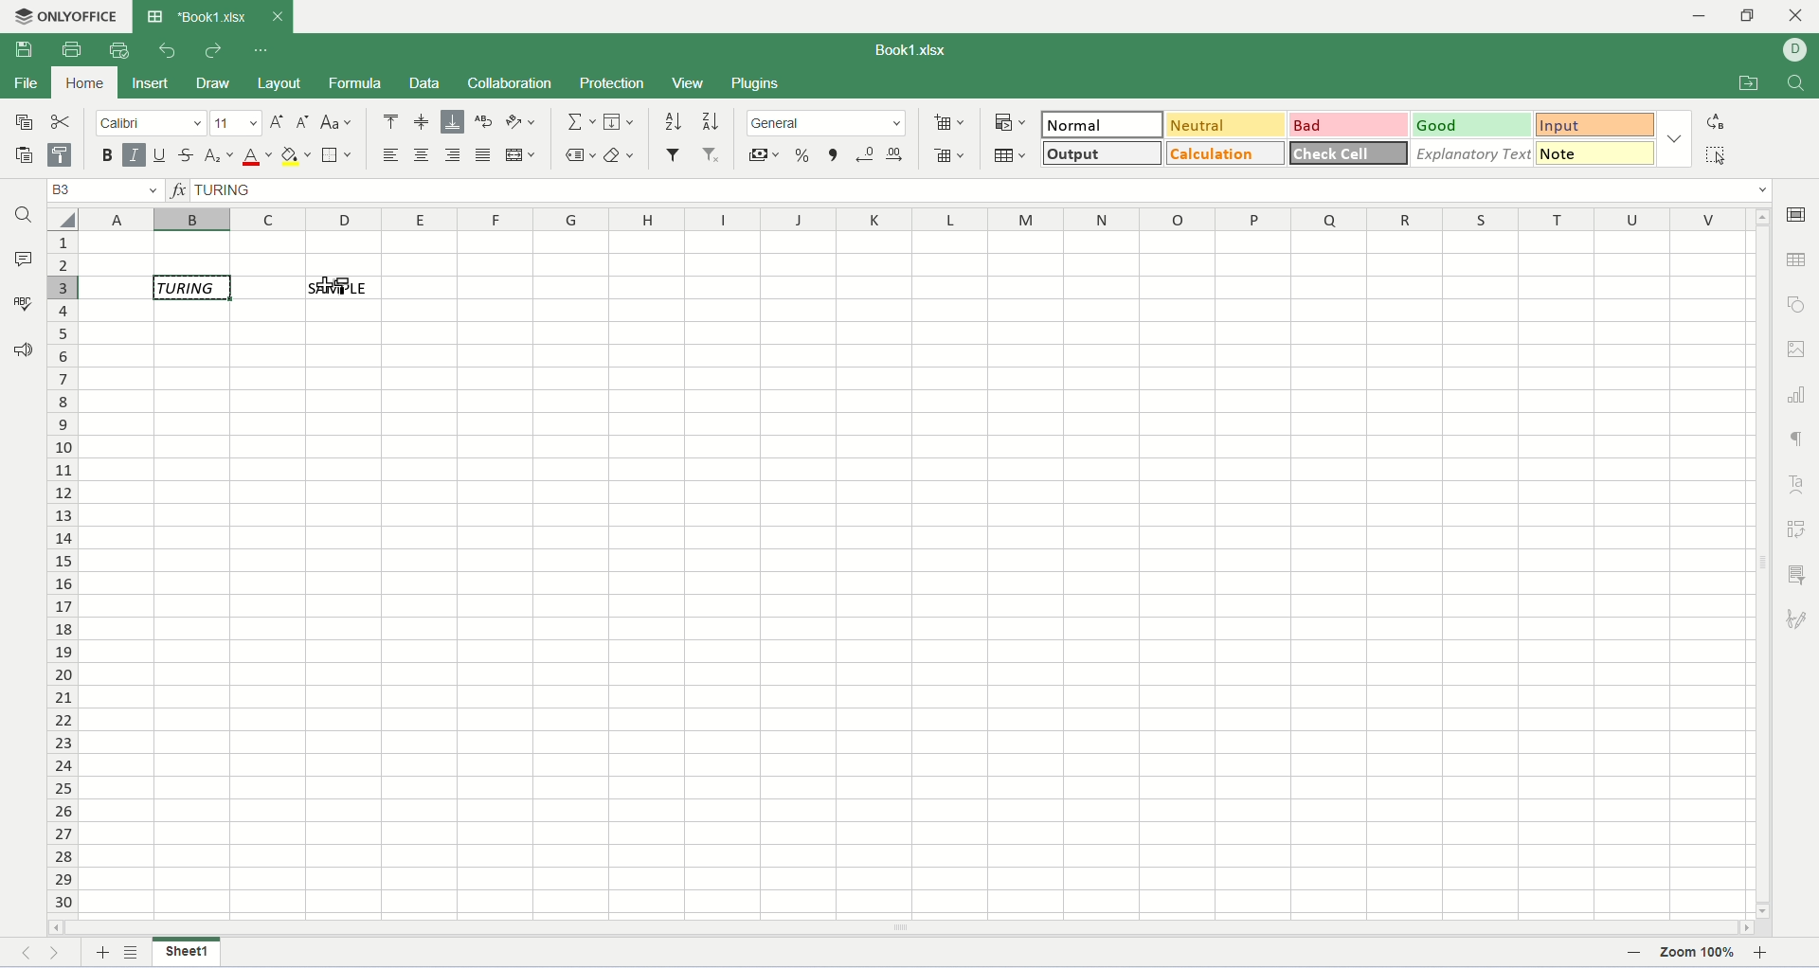 The image size is (1819, 968). Describe the element at coordinates (1800, 213) in the screenshot. I see `cell settings` at that location.